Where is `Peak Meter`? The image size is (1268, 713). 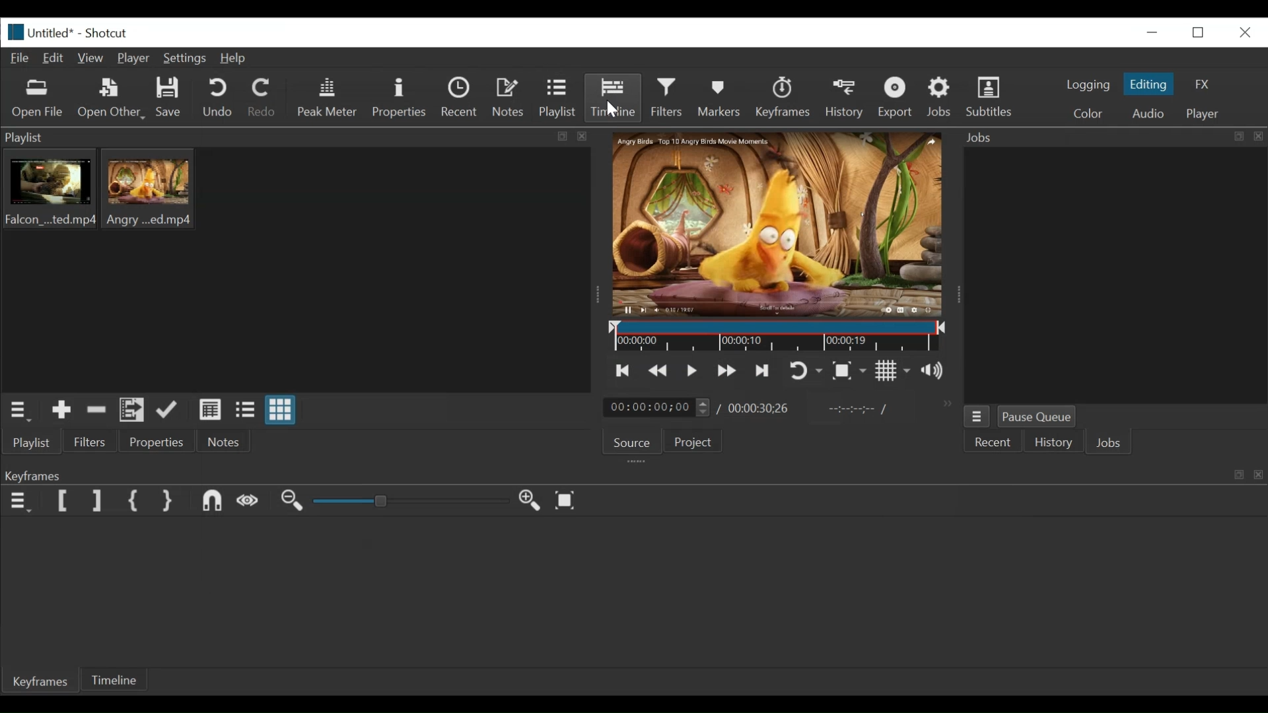 Peak Meter is located at coordinates (330, 98).